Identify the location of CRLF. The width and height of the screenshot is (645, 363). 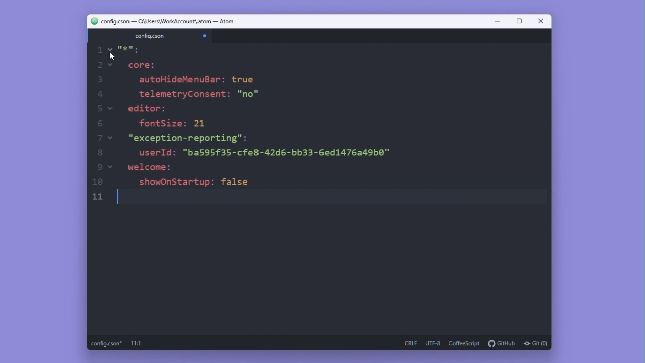
(411, 344).